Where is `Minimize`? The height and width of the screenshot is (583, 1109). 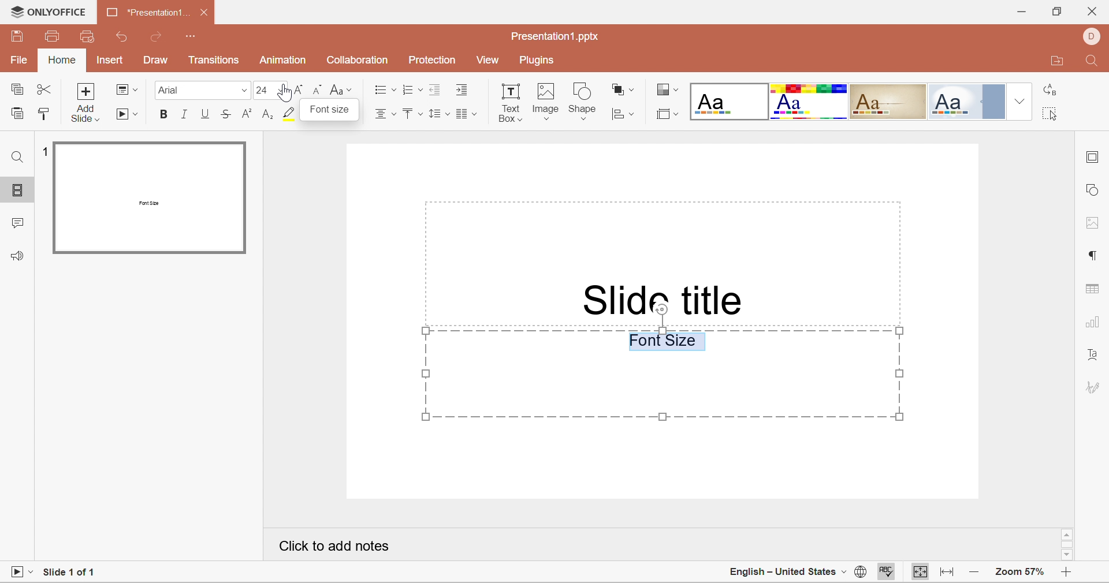 Minimize is located at coordinates (1021, 11).